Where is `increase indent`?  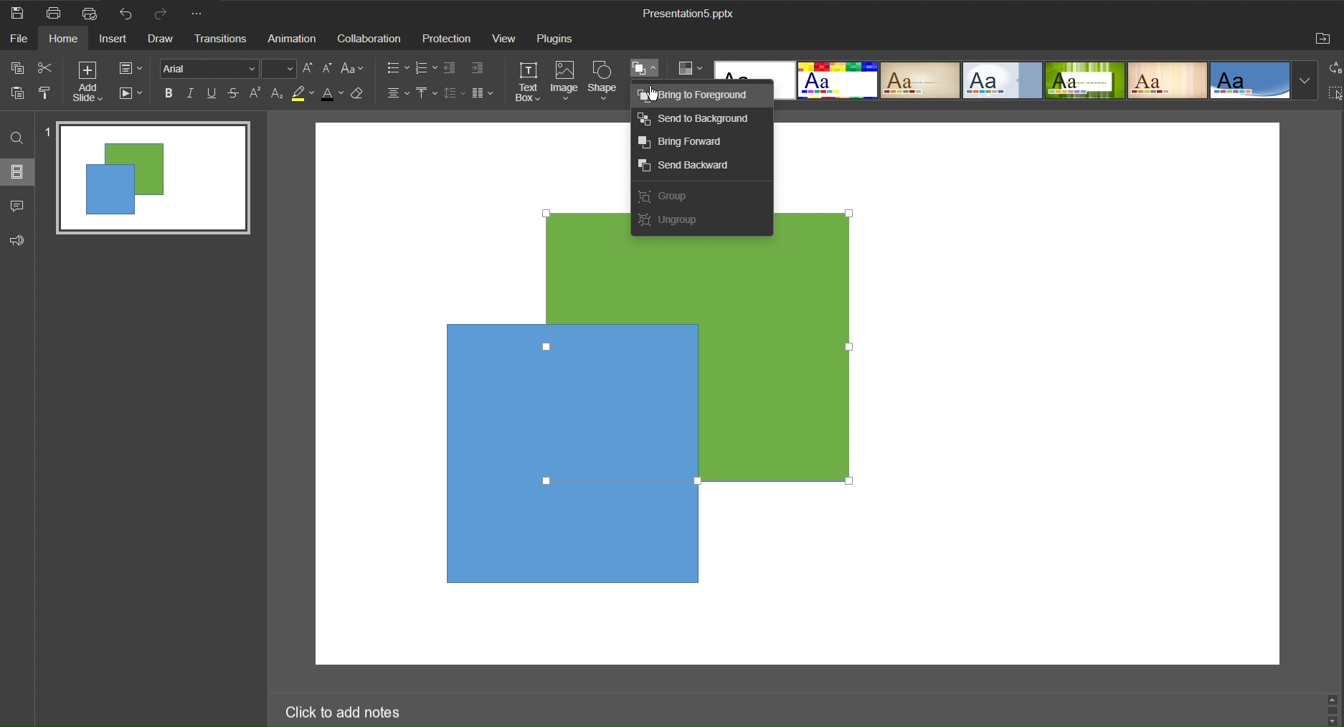
increase indent is located at coordinates (481, 67).